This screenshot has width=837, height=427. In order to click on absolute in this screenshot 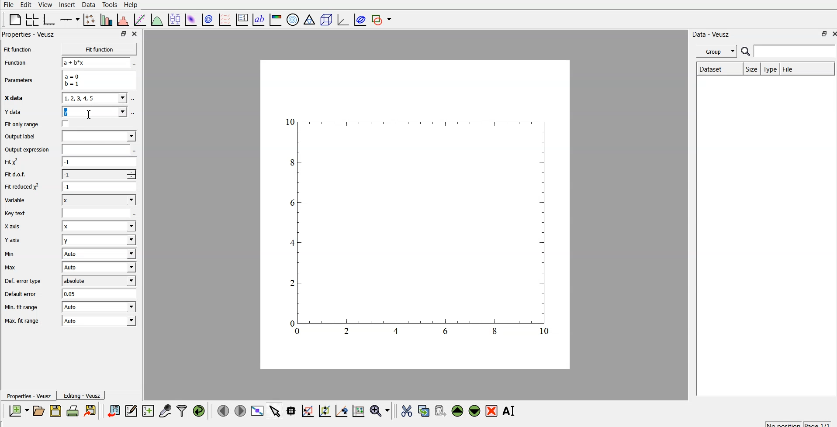, I will do `click(99, 282)`.